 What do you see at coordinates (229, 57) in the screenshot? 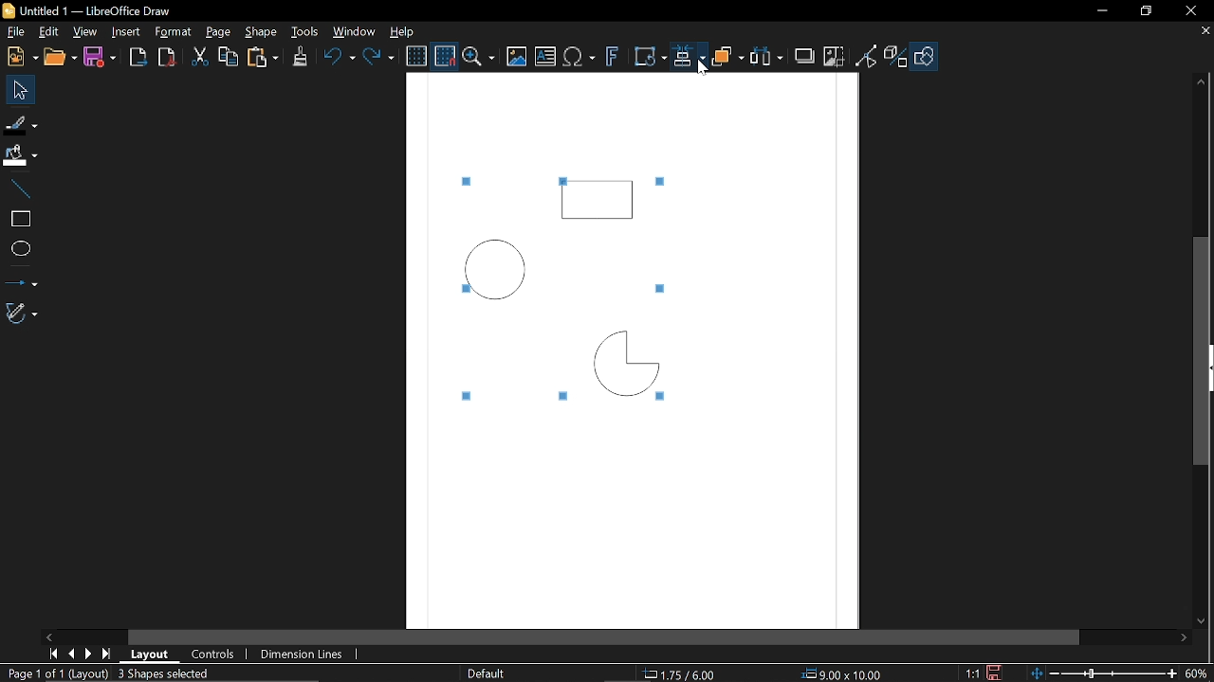
I see `Copy` at bounding box center [229, 57].